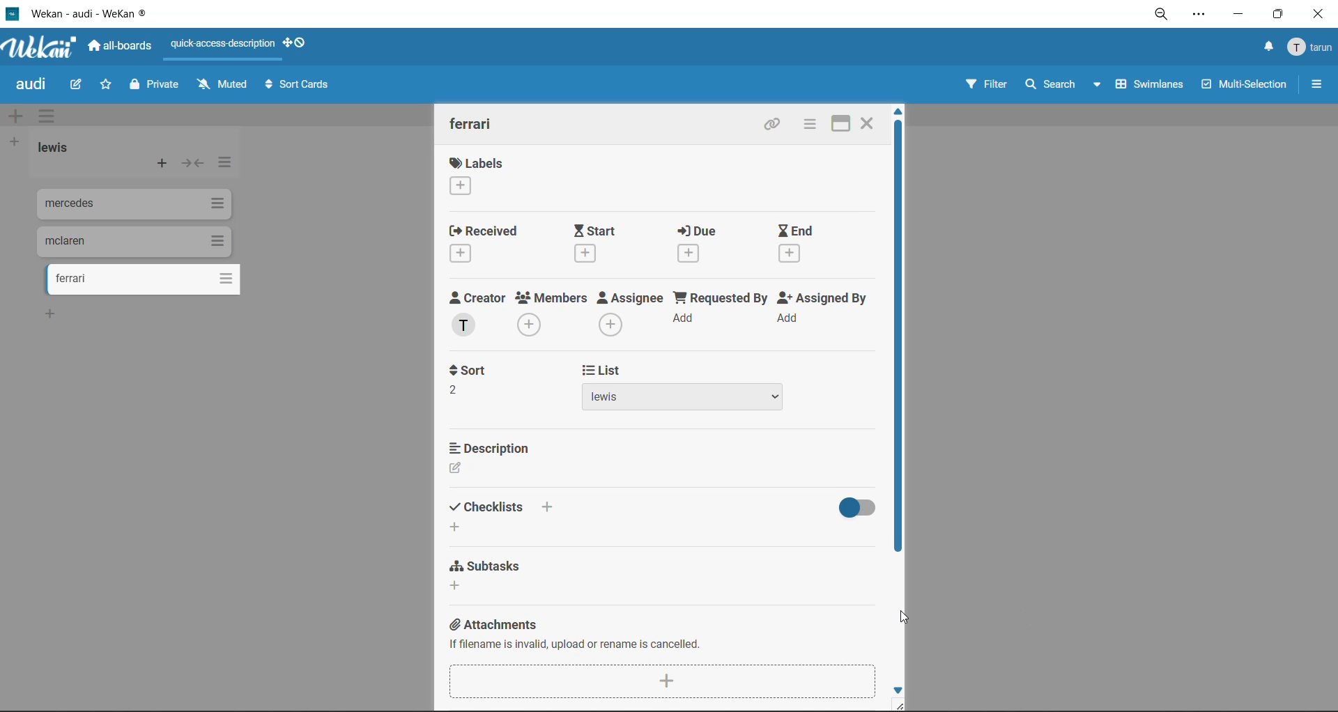  Describe the element at coordinates (79, 85) in the screenshot. I see `edit` at that location.